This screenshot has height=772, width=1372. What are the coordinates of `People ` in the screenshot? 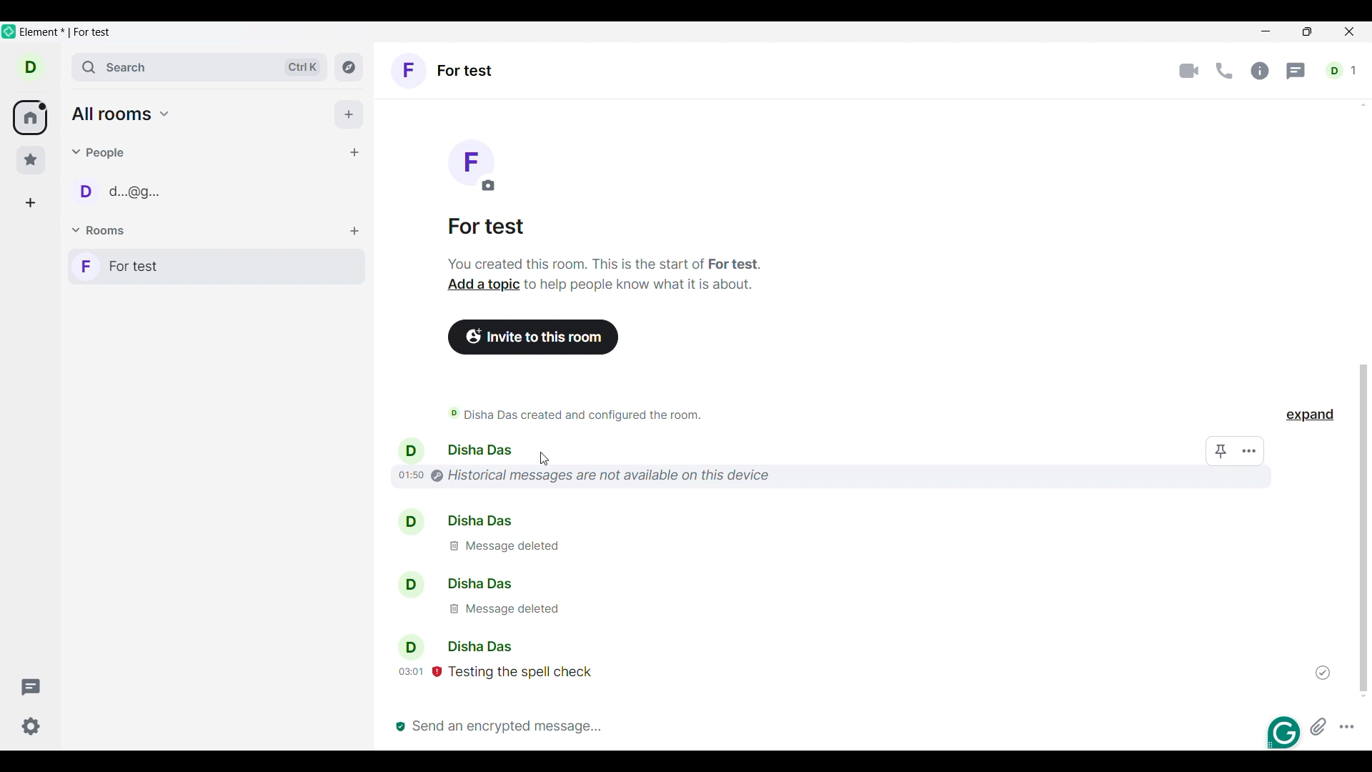 It's located at (101, 152).